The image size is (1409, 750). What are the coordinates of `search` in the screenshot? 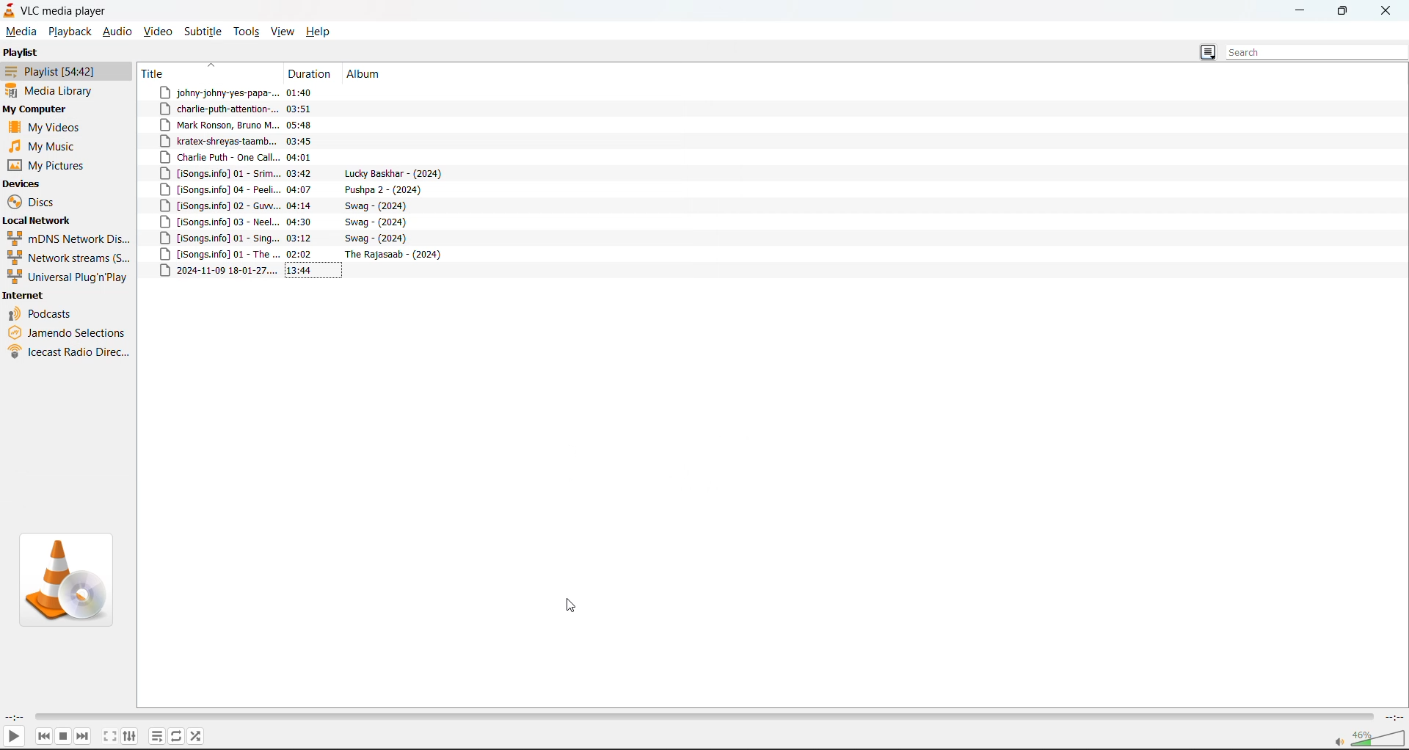 It's located at (1317, 53).